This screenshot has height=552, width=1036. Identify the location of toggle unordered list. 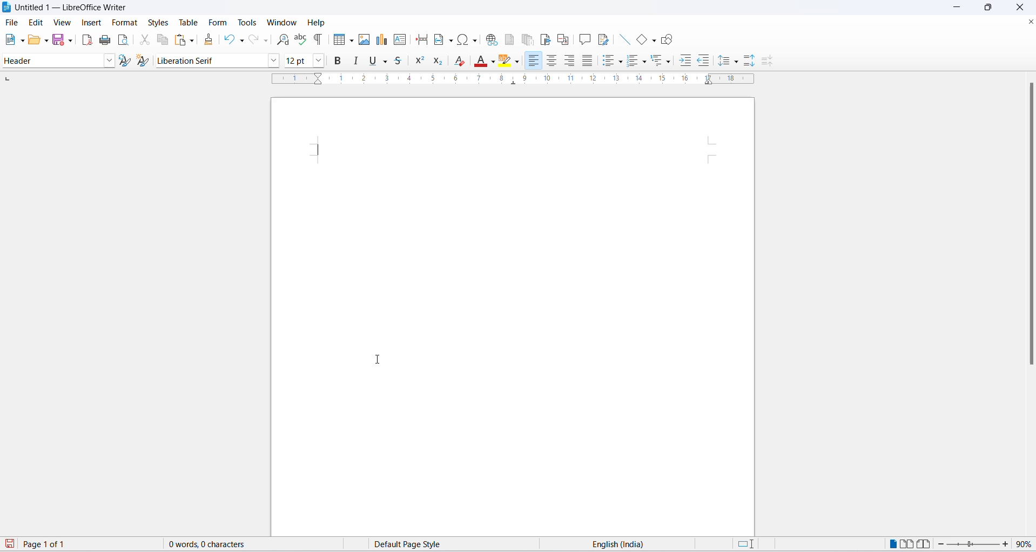
(606, 61).